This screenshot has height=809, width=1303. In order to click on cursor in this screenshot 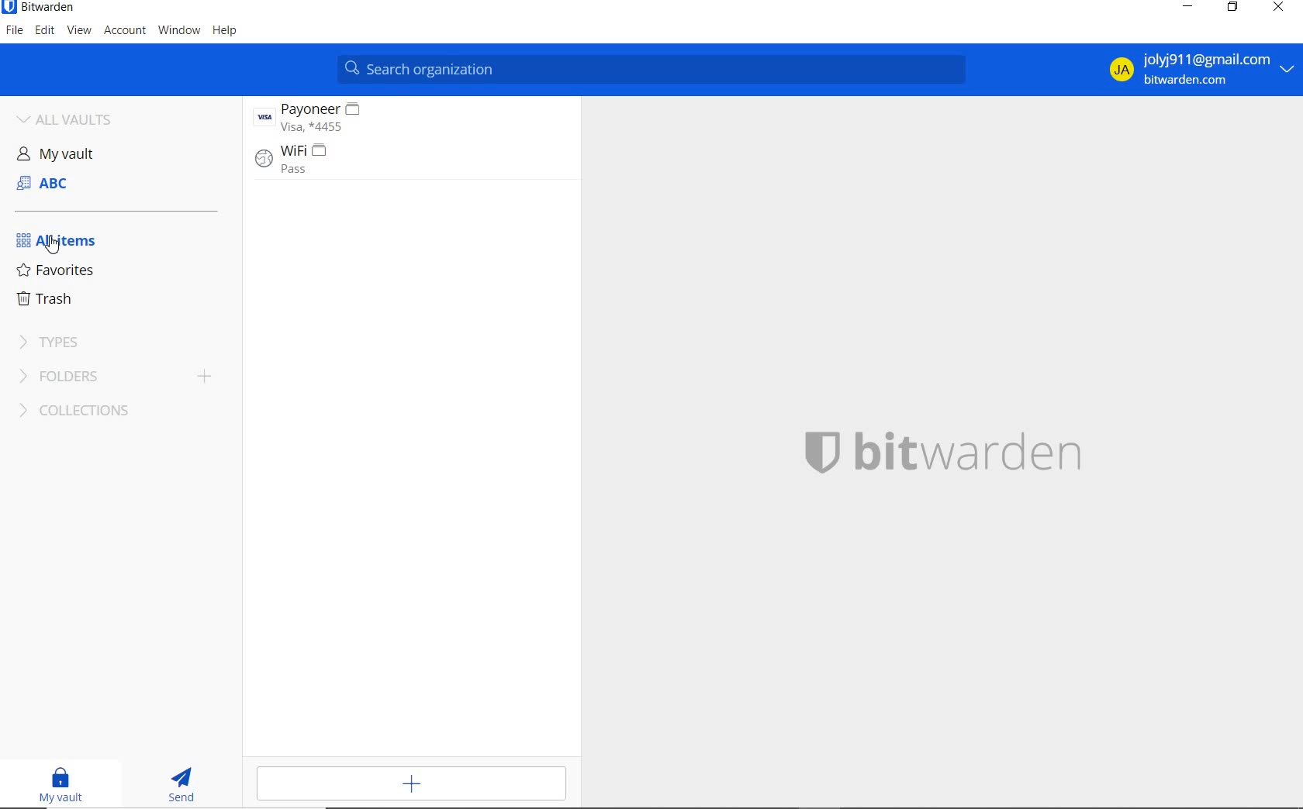, I will do `click(57, 246)`.